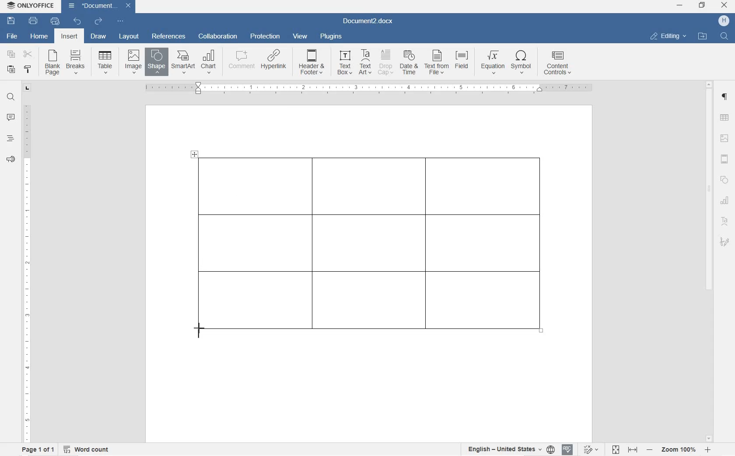 The image size is (735, 456). What do you see at coordinates (168, 36) in the screenshot?
I see `references` at bounding box center [168, 36].